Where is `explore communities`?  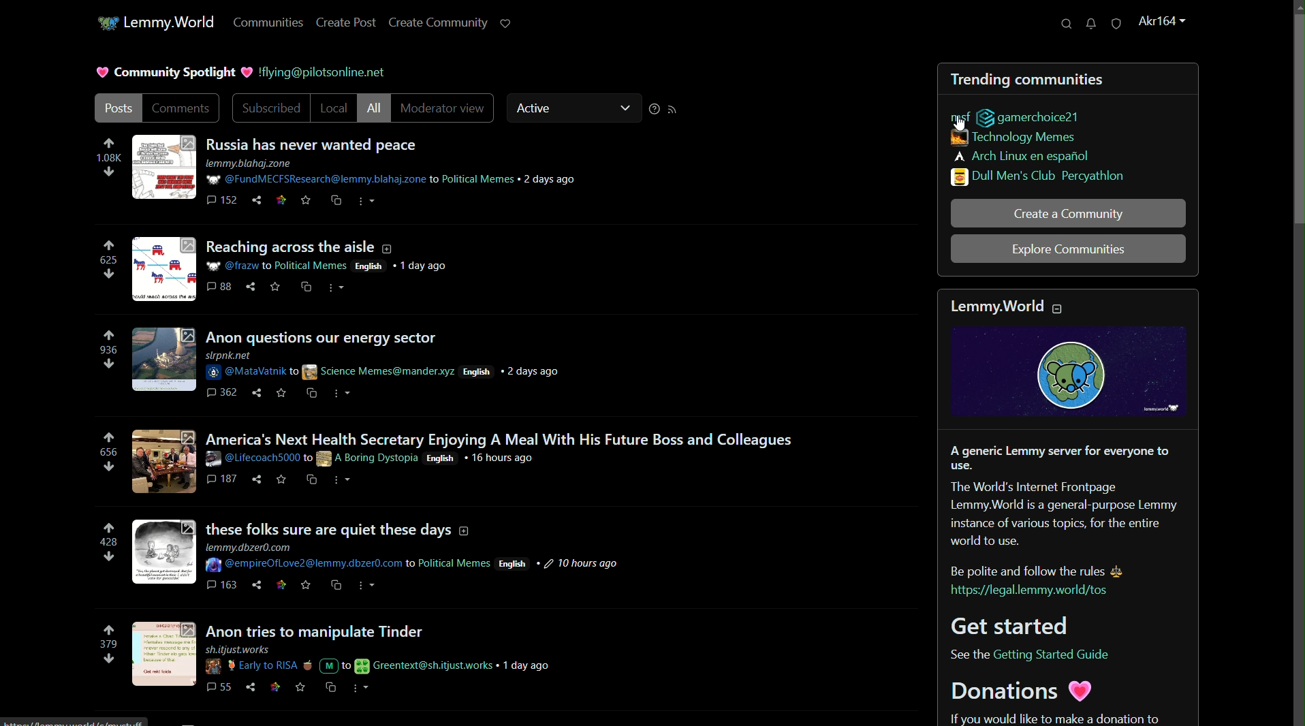
explore communities is located at coordinates (1067, 249).